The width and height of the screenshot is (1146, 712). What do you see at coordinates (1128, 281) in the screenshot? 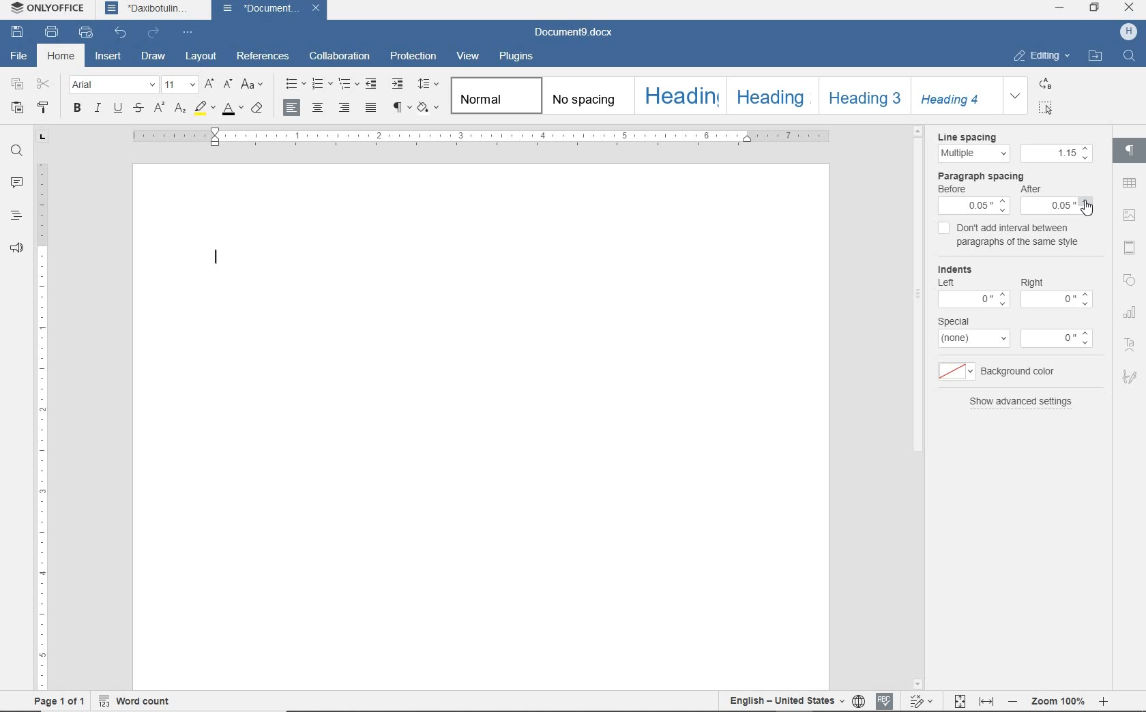
I see `shape` at bounding box center [1128, 281].